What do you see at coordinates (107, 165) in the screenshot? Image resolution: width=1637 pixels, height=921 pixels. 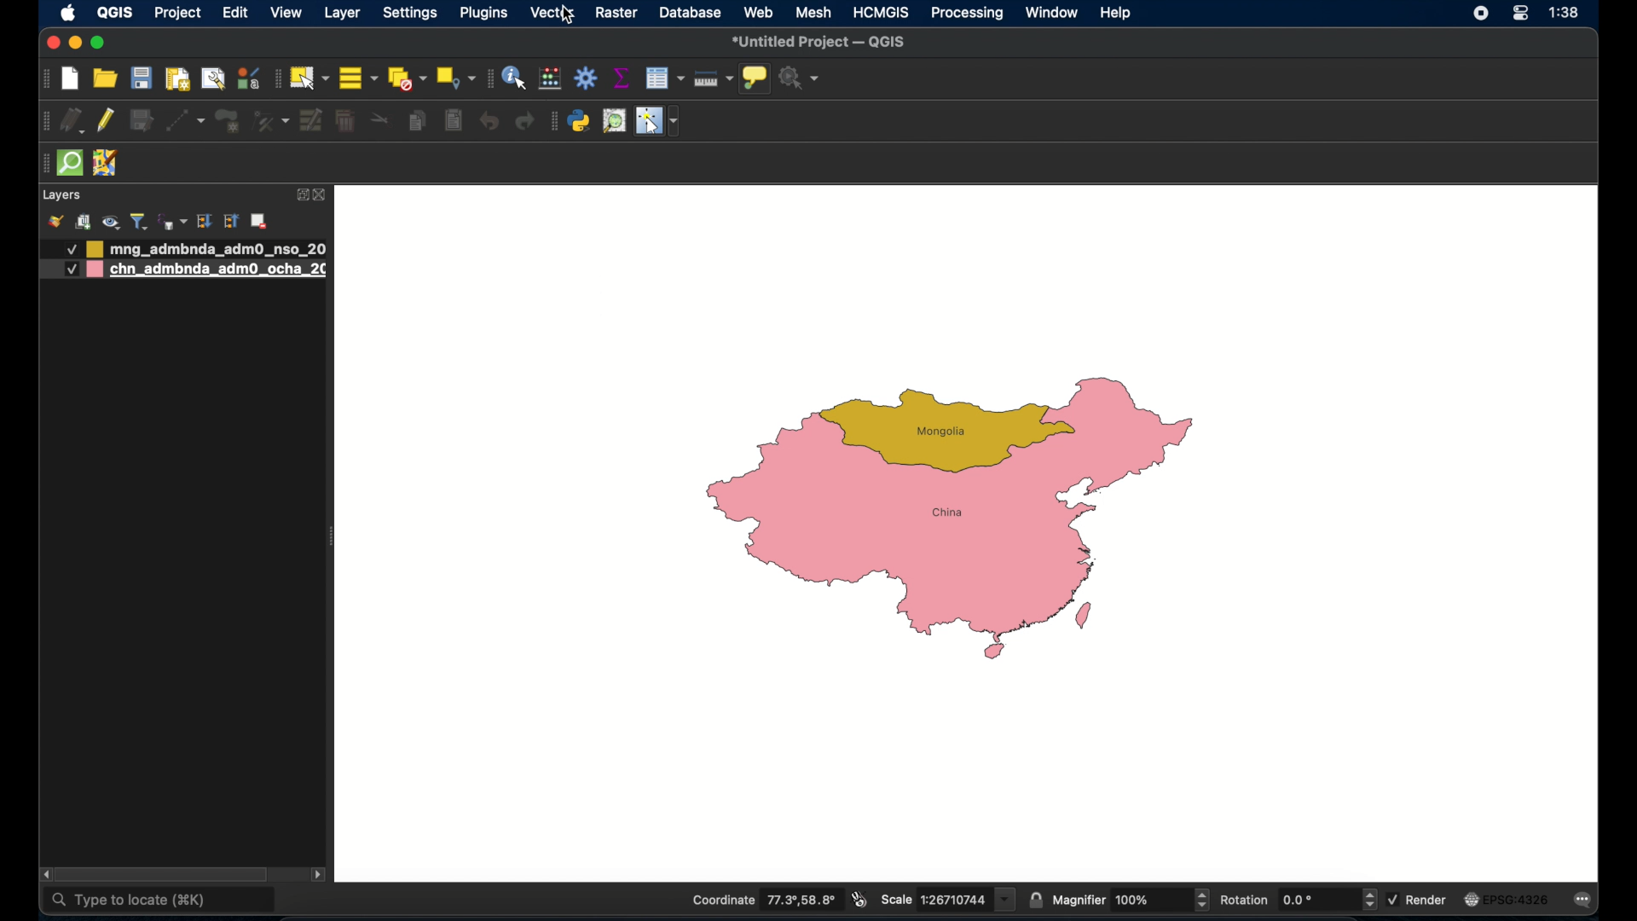 I see `josh remote` at bounding box center [107, 165].